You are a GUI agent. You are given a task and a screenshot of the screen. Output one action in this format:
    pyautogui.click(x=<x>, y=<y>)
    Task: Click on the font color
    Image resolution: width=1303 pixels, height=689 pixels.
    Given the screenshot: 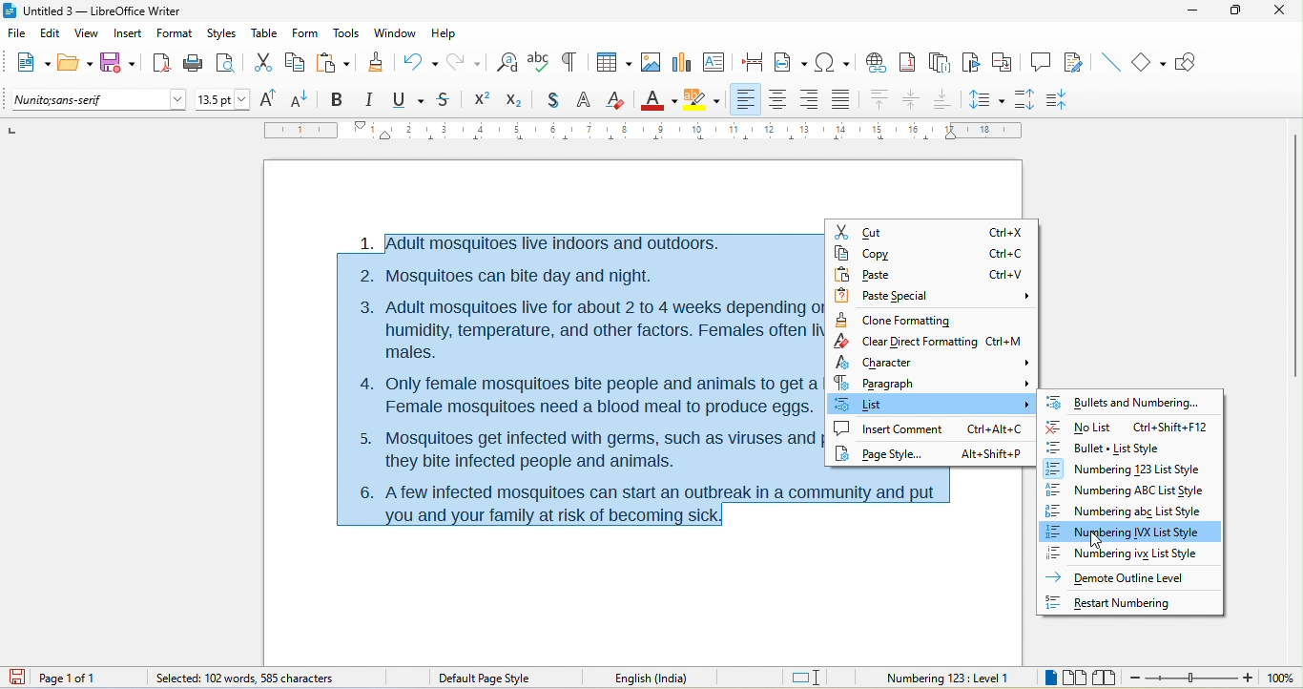 What is the action you would take?
    pyautogui.click(x=658, y=98)
    